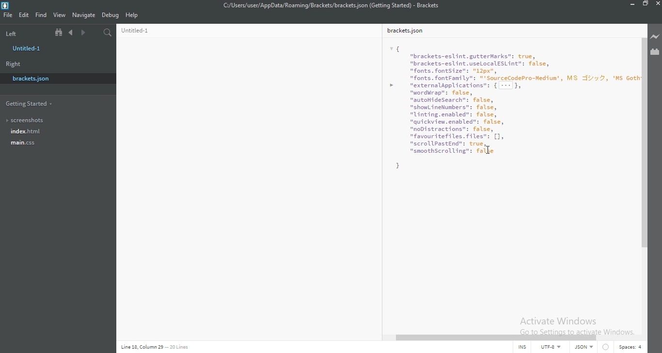 This screenshot has height=353, width=662. Describe the element at coordinates (29, 48) in the screenshot. I see `untitled` at that location.